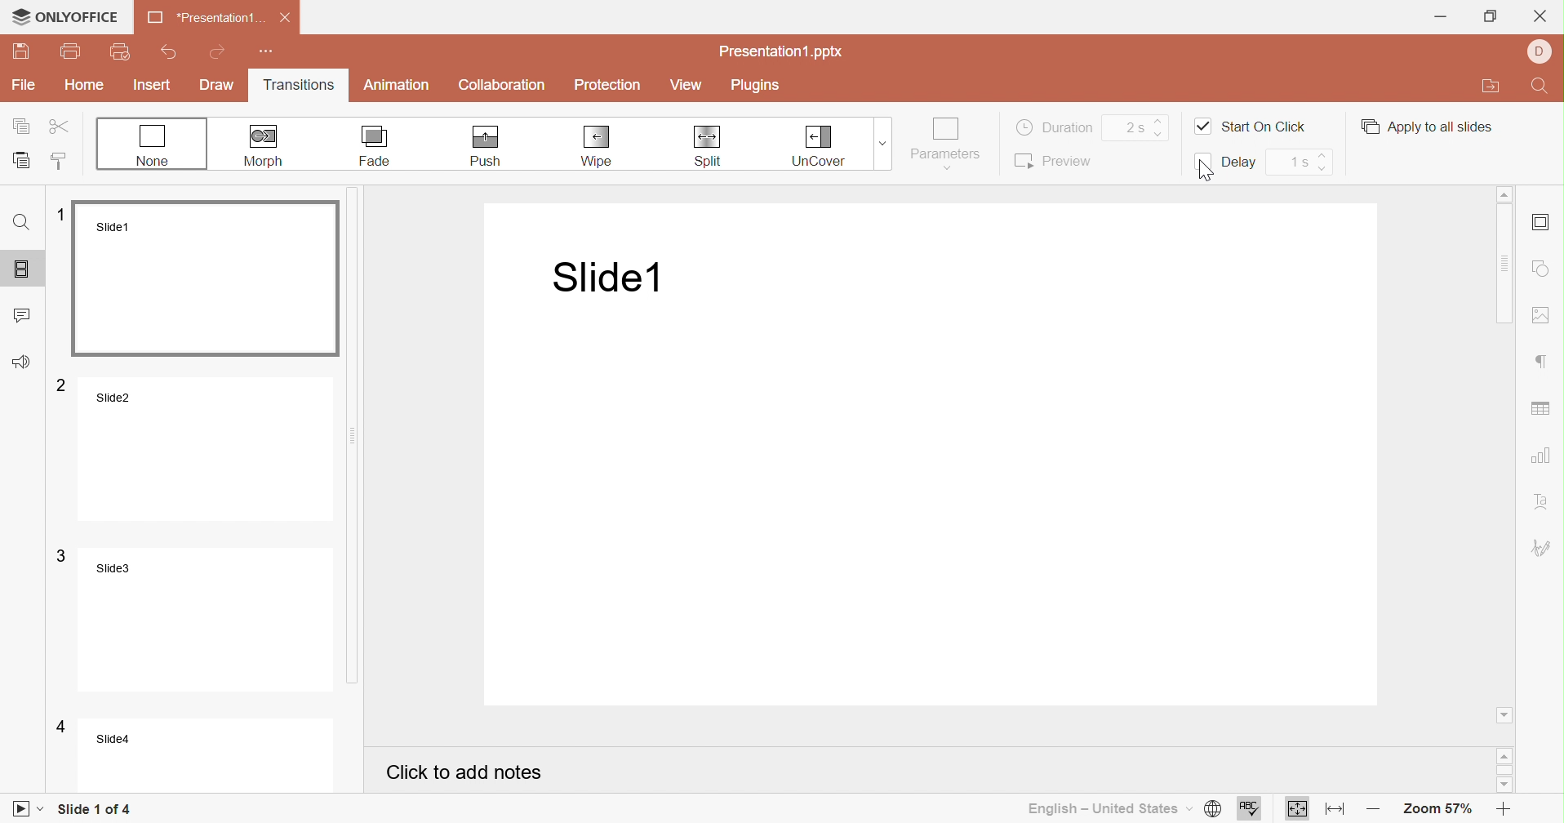  What do you see at coordinates (62, 555) in the screenshot?
I see `3` at bounding box center [62, 555].